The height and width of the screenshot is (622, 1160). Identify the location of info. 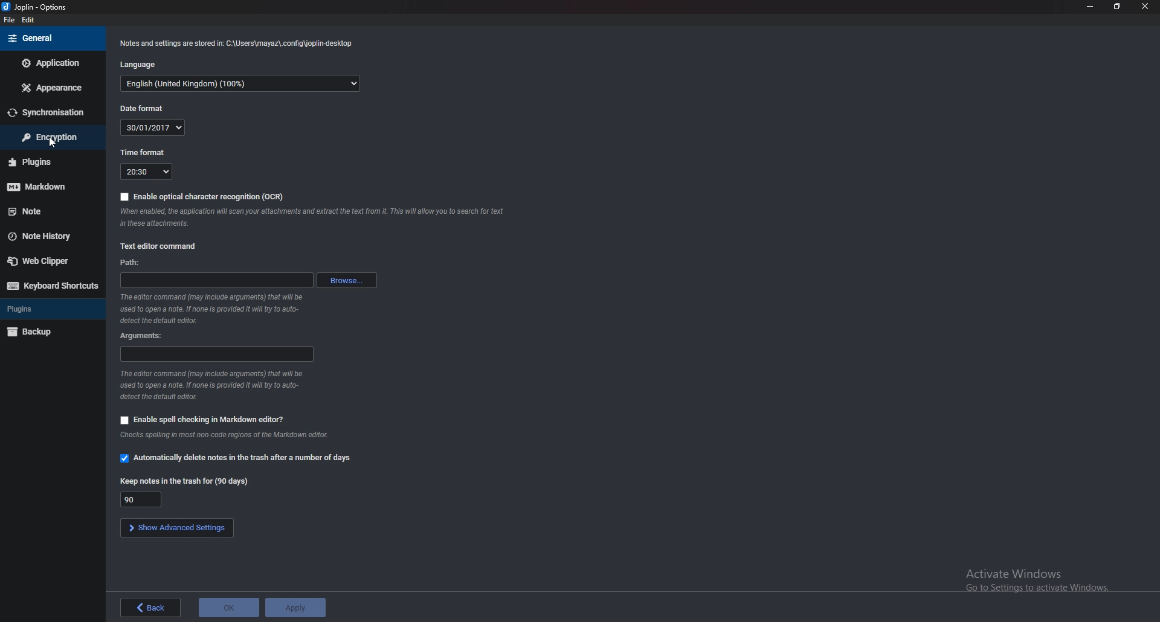
(212, 385).